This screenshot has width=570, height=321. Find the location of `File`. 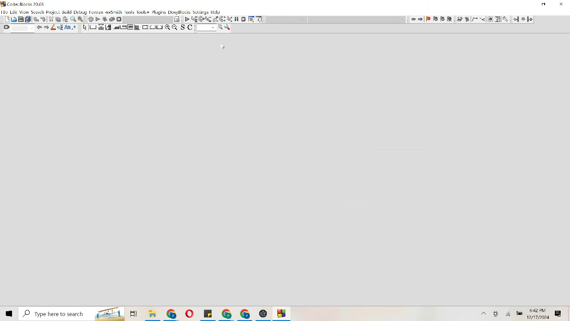

File is located at coordinates (172, 313).